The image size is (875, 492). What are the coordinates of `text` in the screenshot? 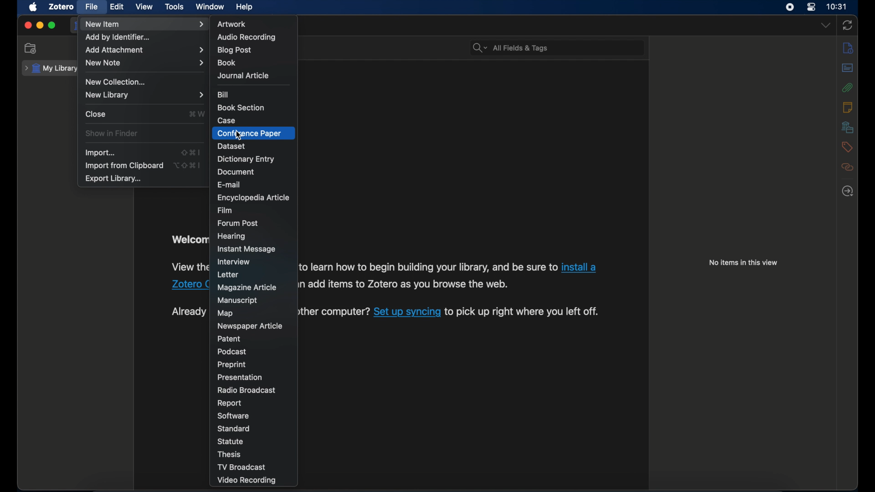 It's located at (331, 311).